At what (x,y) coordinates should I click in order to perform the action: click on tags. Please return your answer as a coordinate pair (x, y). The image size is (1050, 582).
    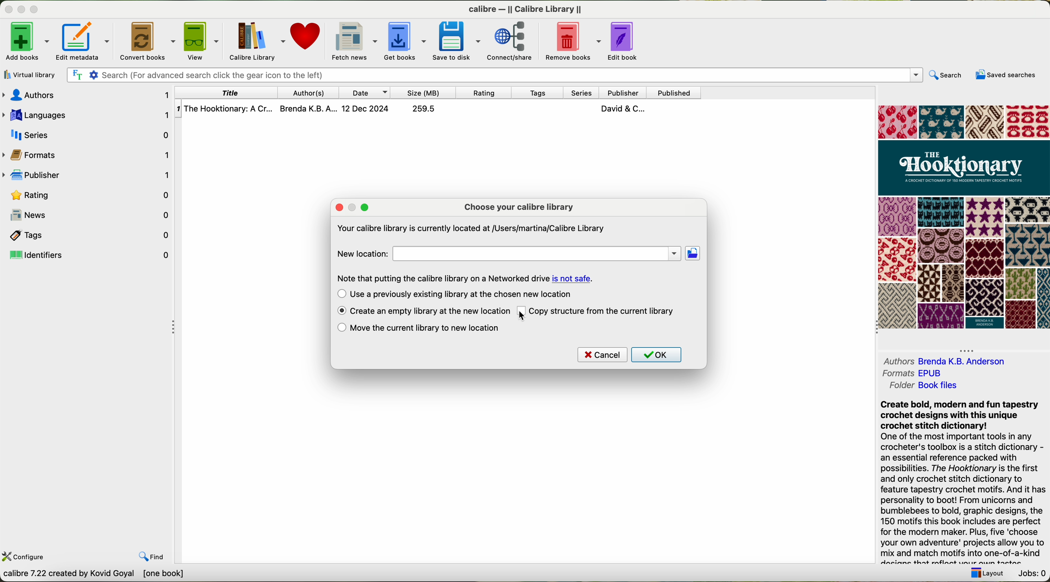
    Looking at the image, I should click on (86, 236).